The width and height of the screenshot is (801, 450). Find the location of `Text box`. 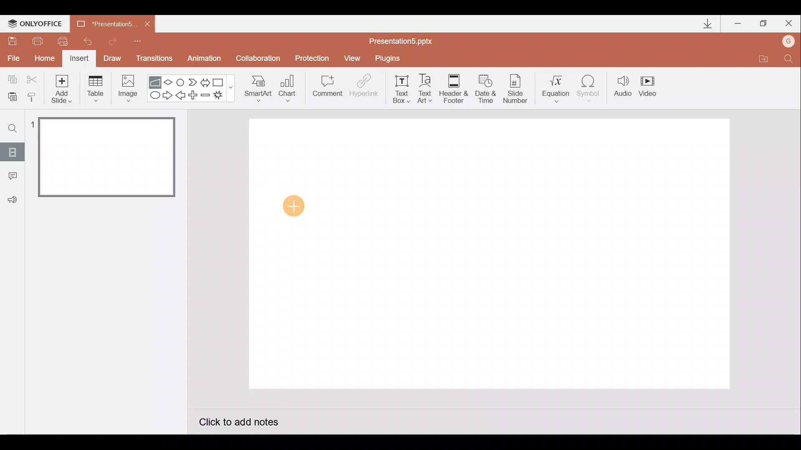

Text box is located at coordinates (399, 88).